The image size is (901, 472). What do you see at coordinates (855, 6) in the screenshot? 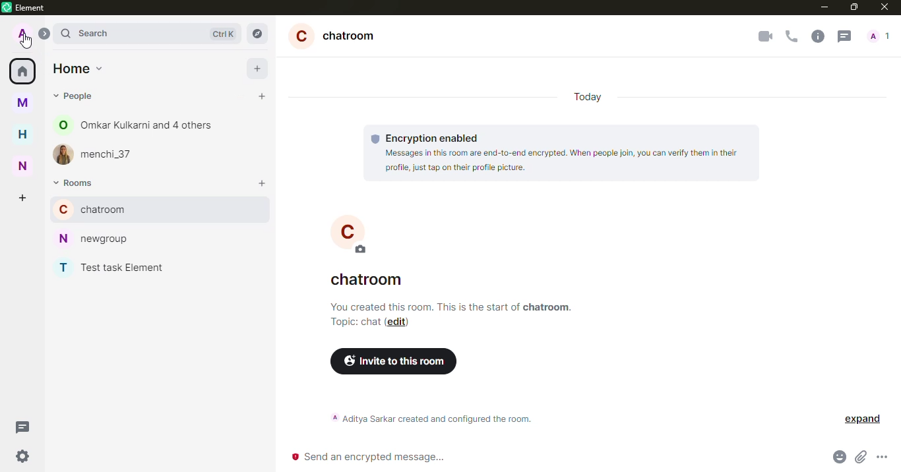
I see `maximize` at bounding box center [855, 6].